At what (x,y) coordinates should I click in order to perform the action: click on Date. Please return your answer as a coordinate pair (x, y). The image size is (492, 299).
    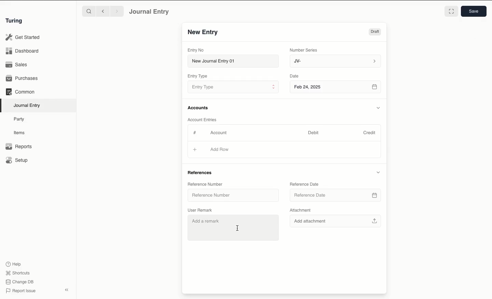
    Looking at the image, I should click on (295, 76).